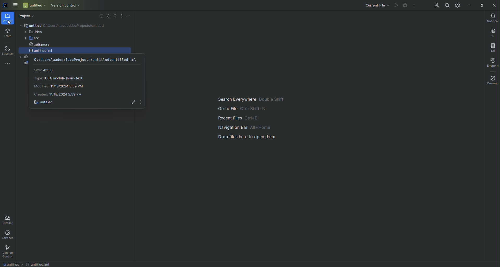 The height and width of the screenshot is (267, 500). What do you see at coordinates (491, 61) in the screenshot?
I see `Endpoints` at bounding box center [491, 61].